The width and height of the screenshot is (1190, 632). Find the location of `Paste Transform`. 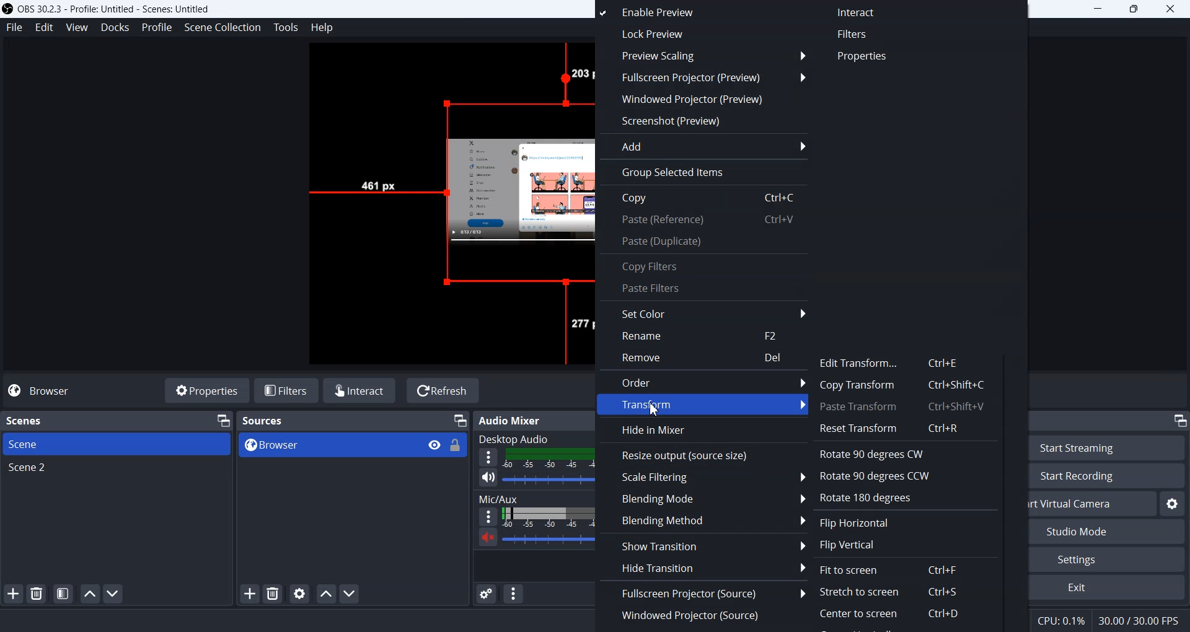

Paste Transform is located at coordinates (901, 408).